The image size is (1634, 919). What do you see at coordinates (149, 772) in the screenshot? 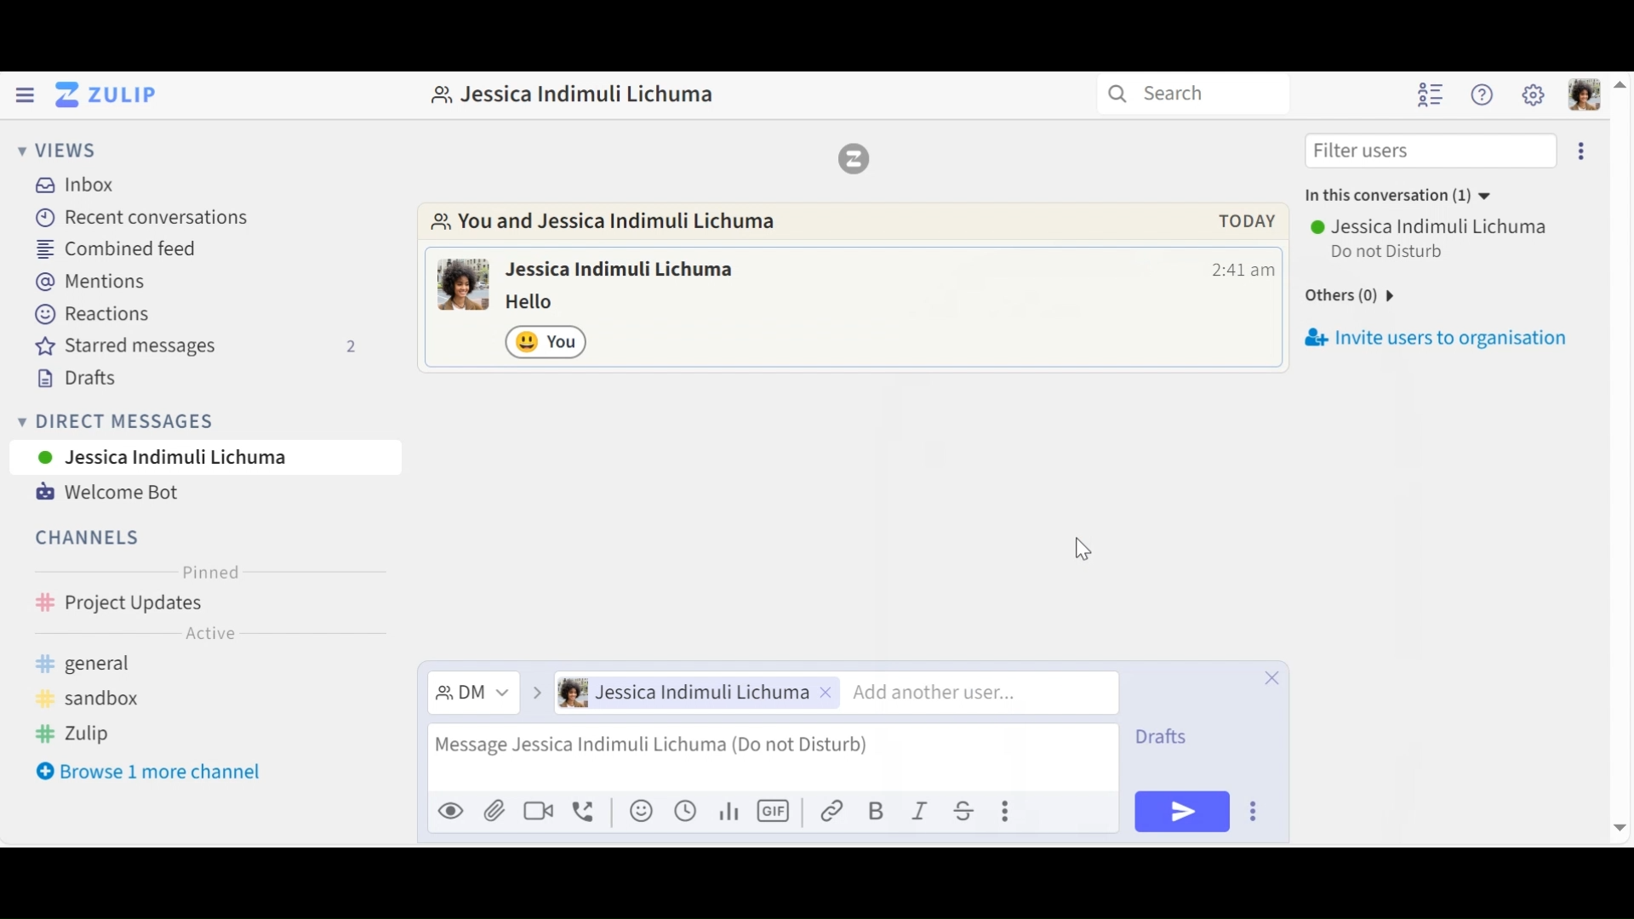
I see `Browse more channel` at bounding box center [149, 772].